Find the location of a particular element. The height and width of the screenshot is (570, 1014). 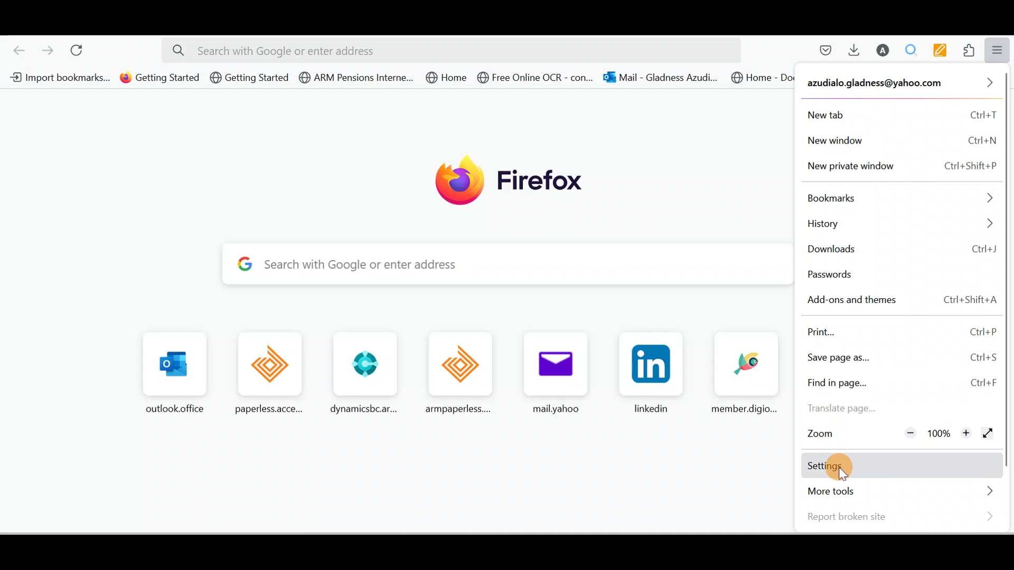

Bookmarks is located at coordinates (899, 196).